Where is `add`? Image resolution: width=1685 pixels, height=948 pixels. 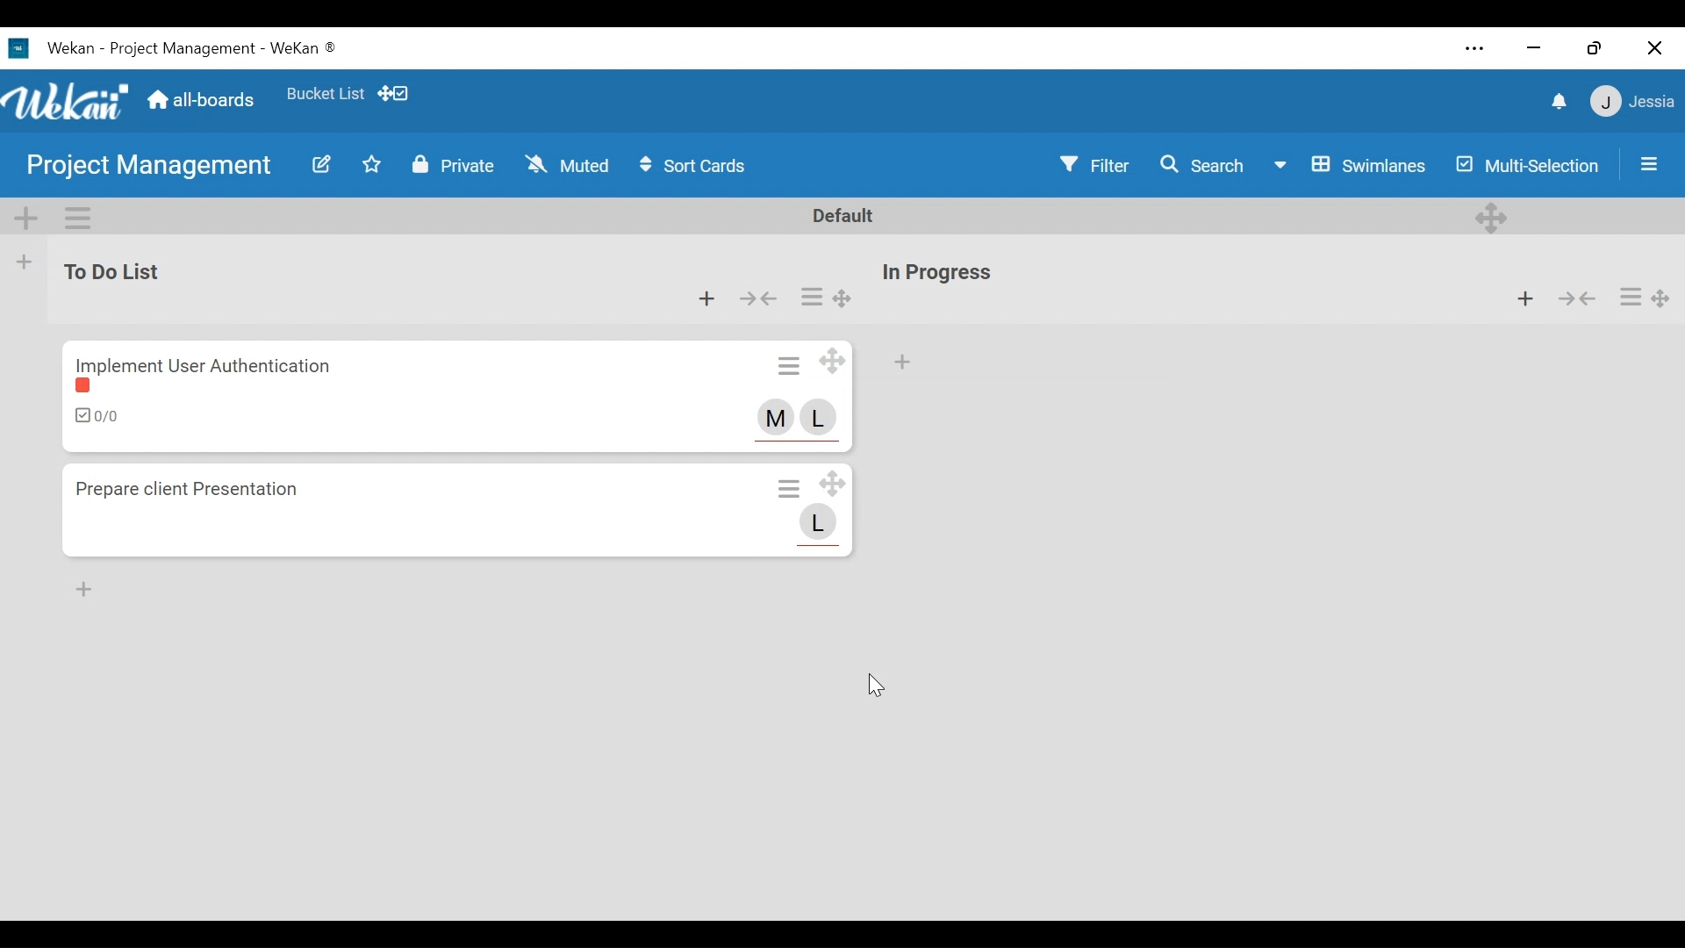 add is located at coordinates (918, 368).